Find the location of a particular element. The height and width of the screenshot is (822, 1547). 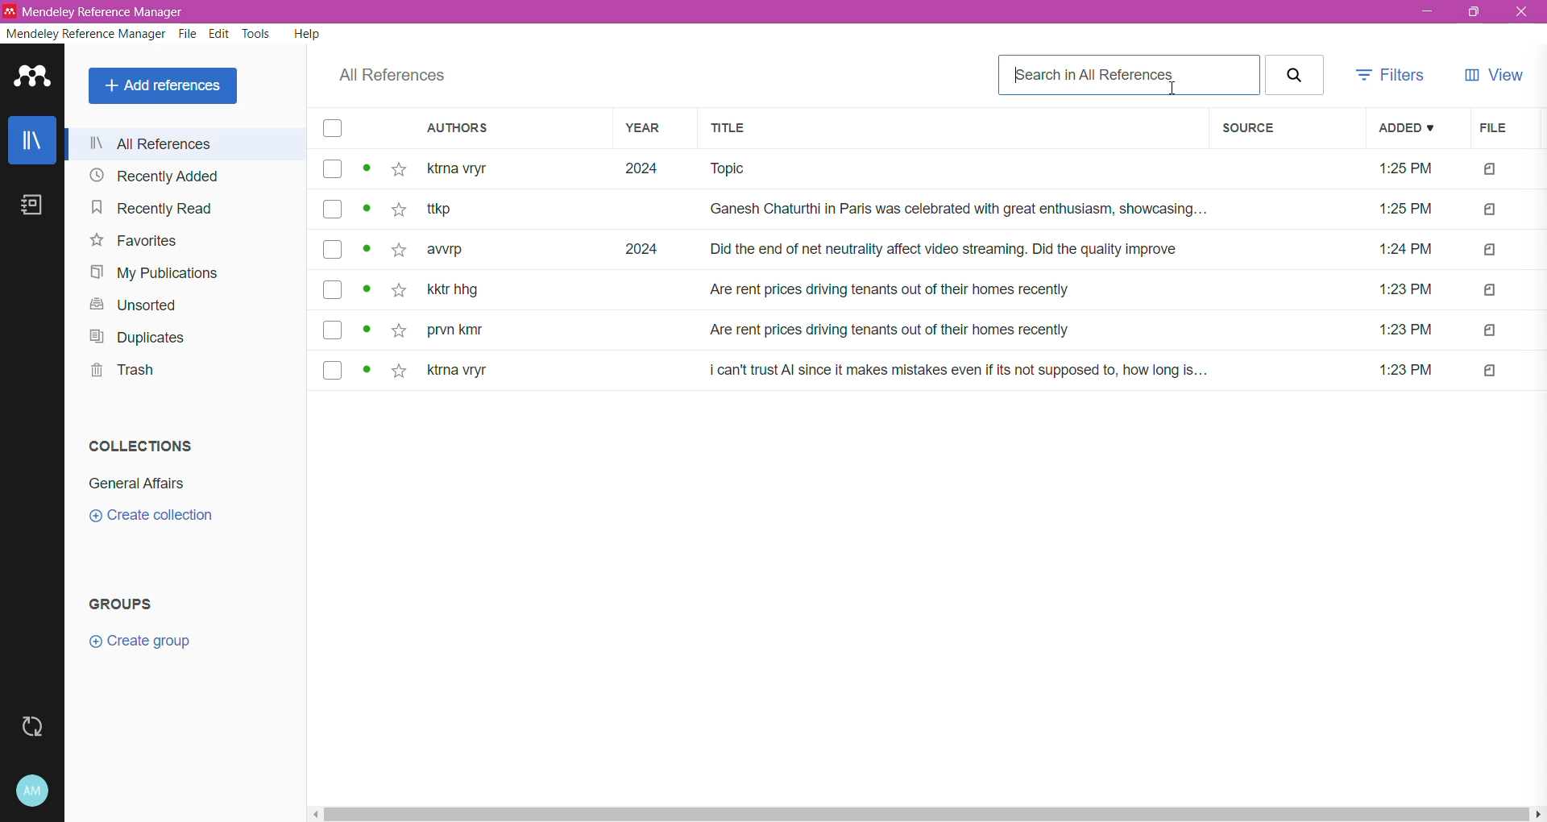

View is located at coordinates (1496, 74).